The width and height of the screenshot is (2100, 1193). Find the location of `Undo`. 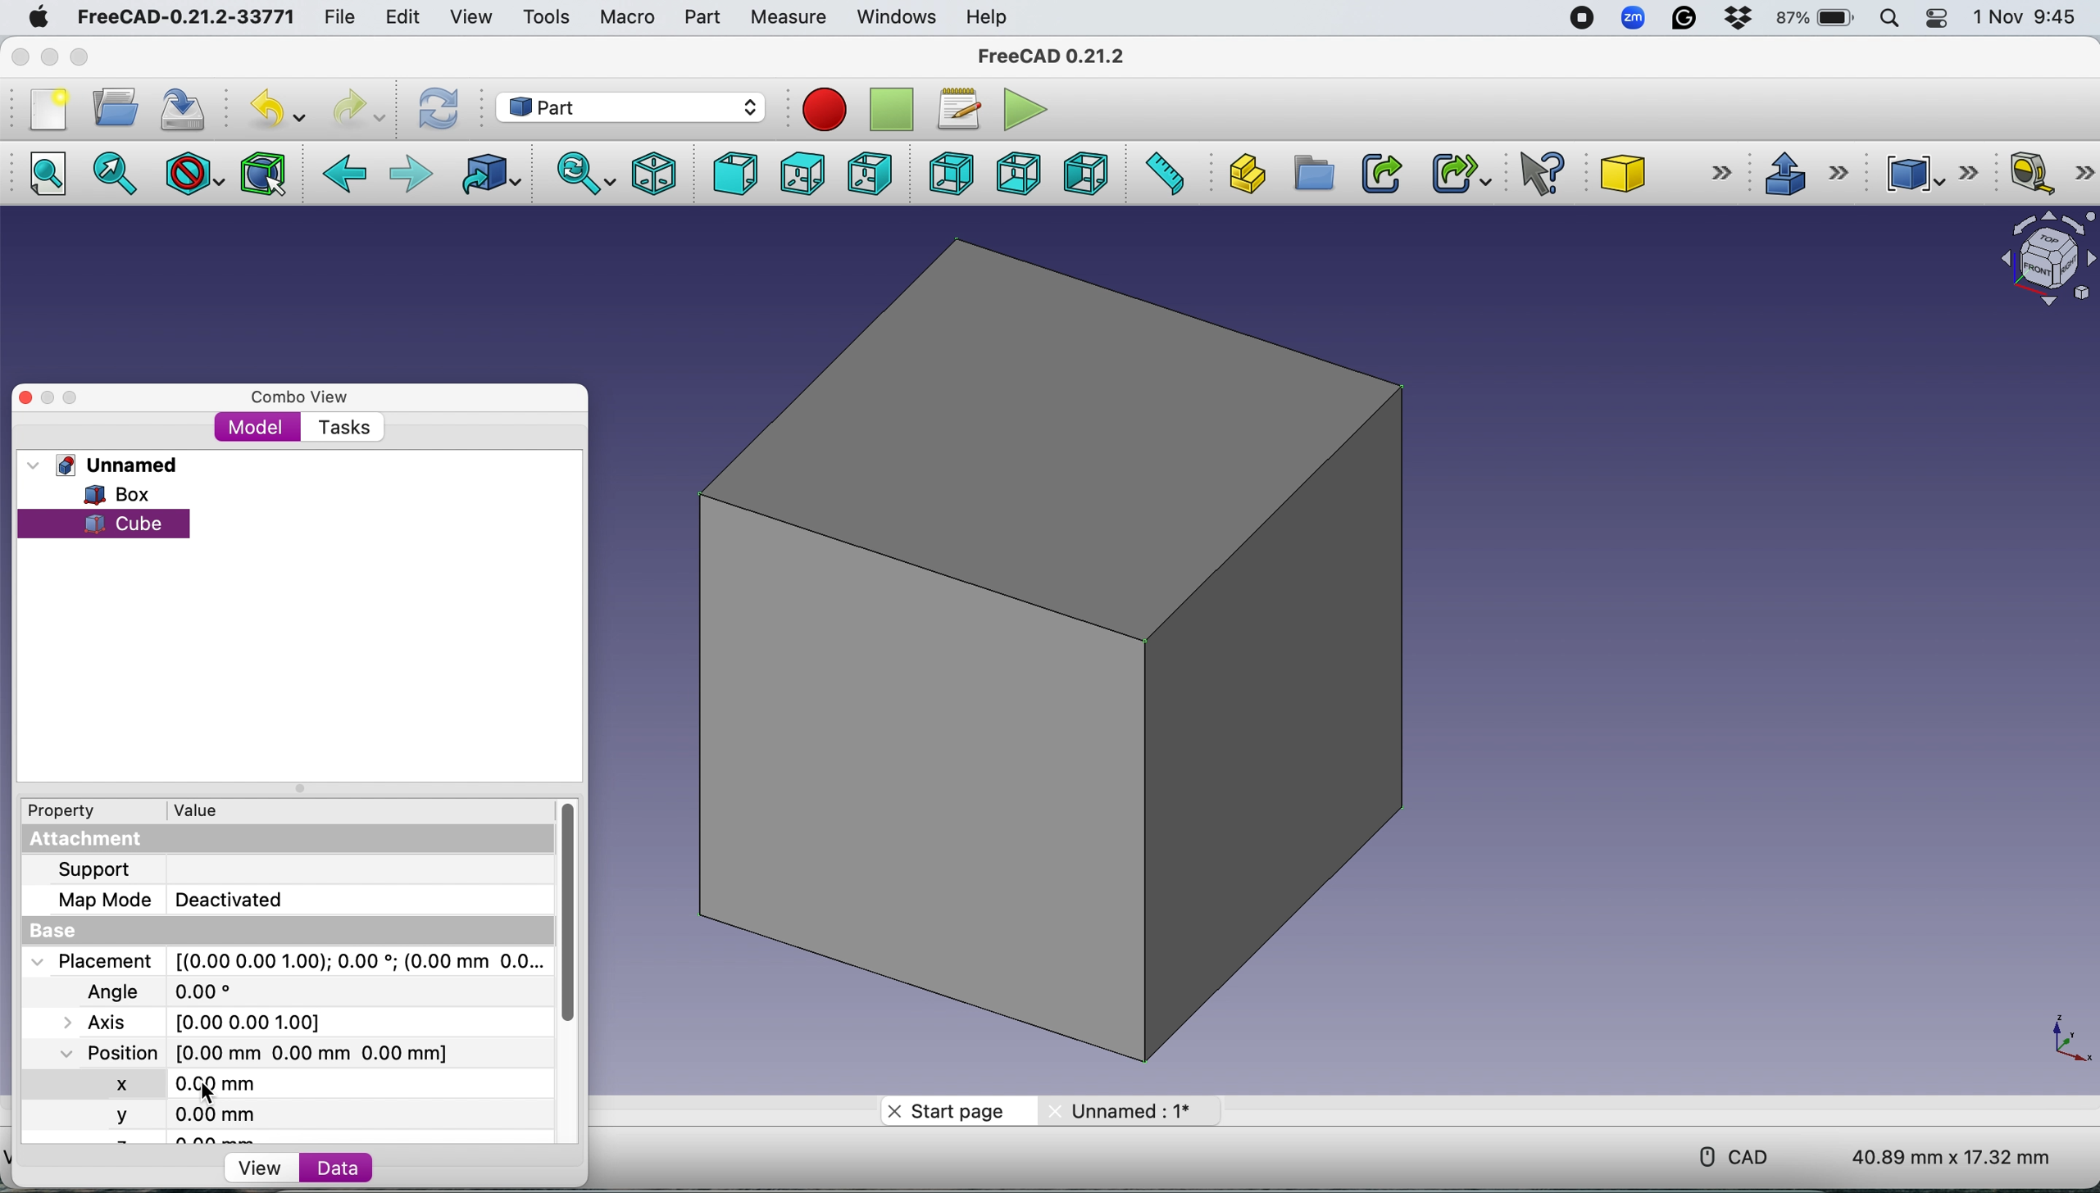

Undo is located at coordinates (281, 109).